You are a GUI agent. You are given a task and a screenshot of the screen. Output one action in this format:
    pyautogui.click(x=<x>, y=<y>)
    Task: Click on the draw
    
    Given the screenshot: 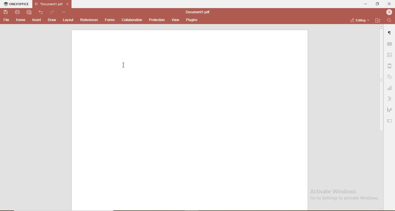 What is the action you would take?
    pyautogui.click(x=52, y=20)
    